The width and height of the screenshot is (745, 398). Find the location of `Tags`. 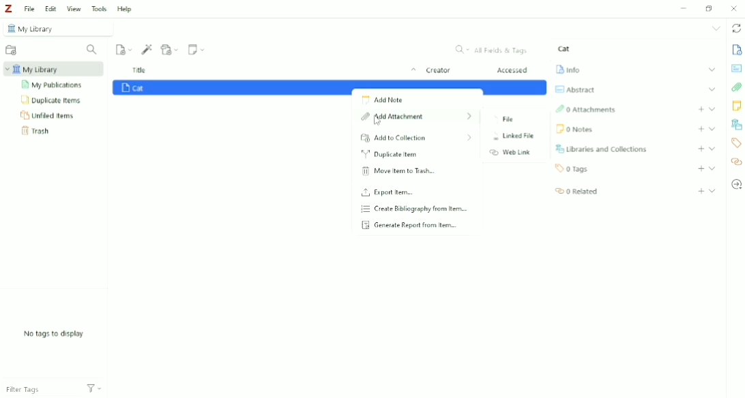

Tags is located at coordinates (735, 142).